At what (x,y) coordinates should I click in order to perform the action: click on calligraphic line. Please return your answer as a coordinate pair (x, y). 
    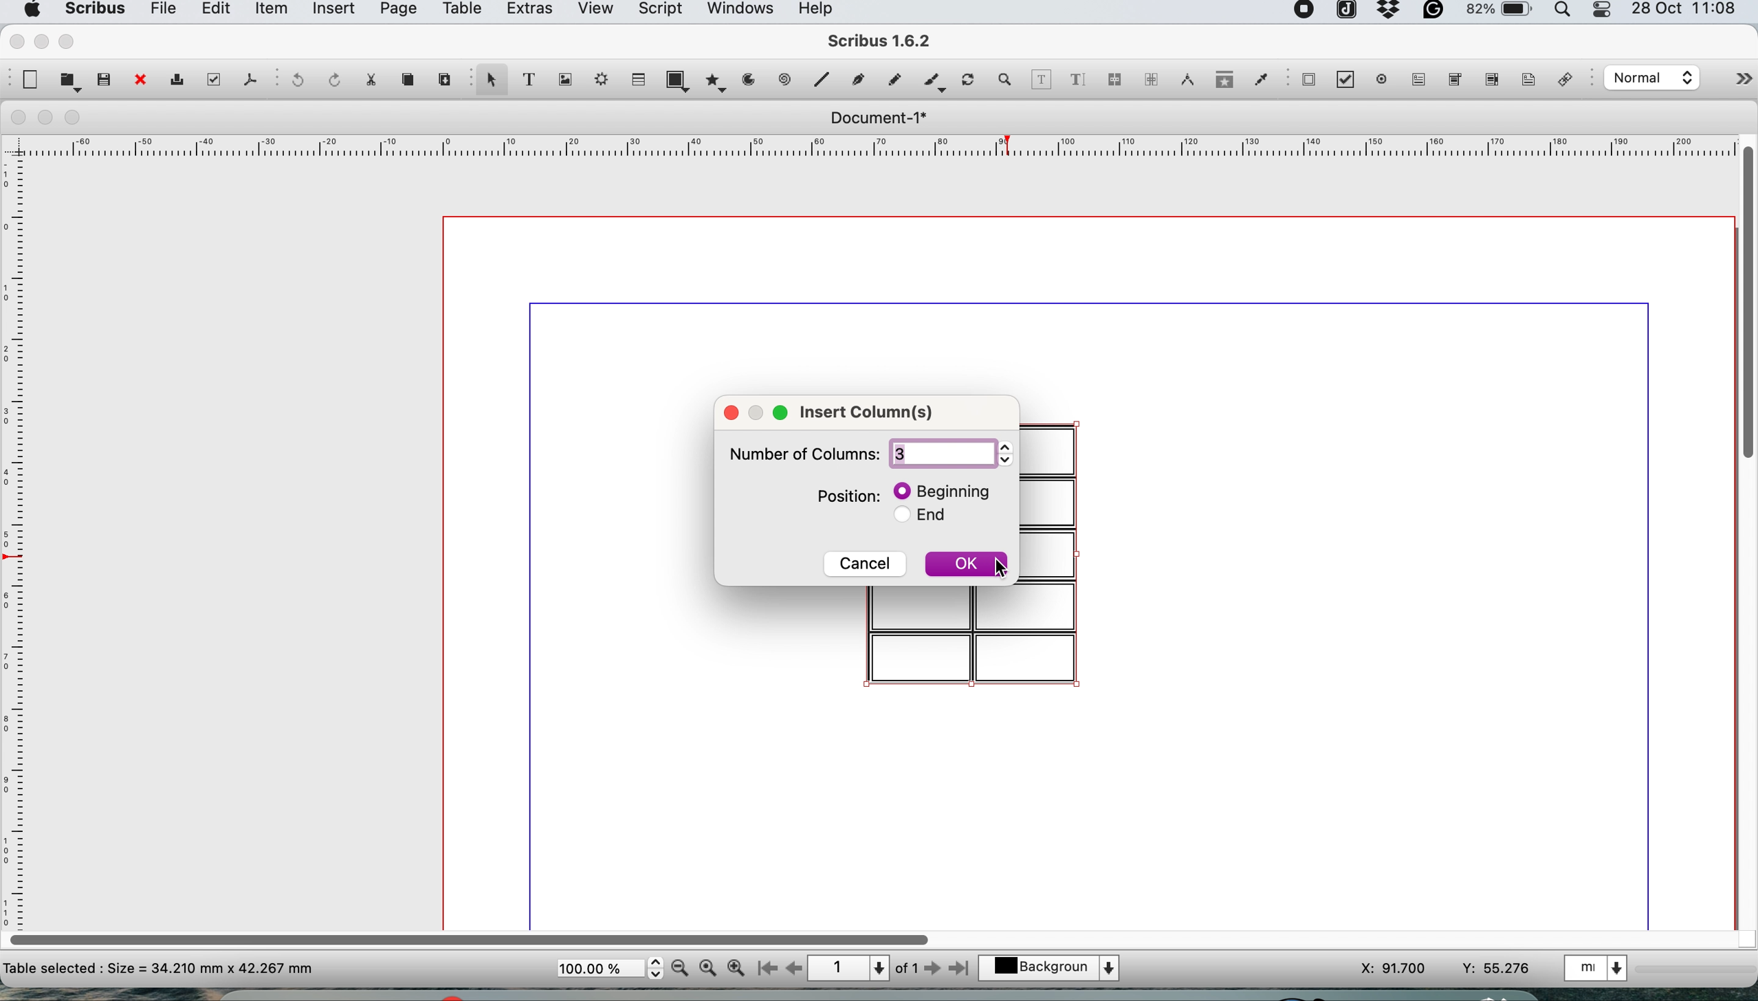
    Looking at the image, I should click on (932, 83).